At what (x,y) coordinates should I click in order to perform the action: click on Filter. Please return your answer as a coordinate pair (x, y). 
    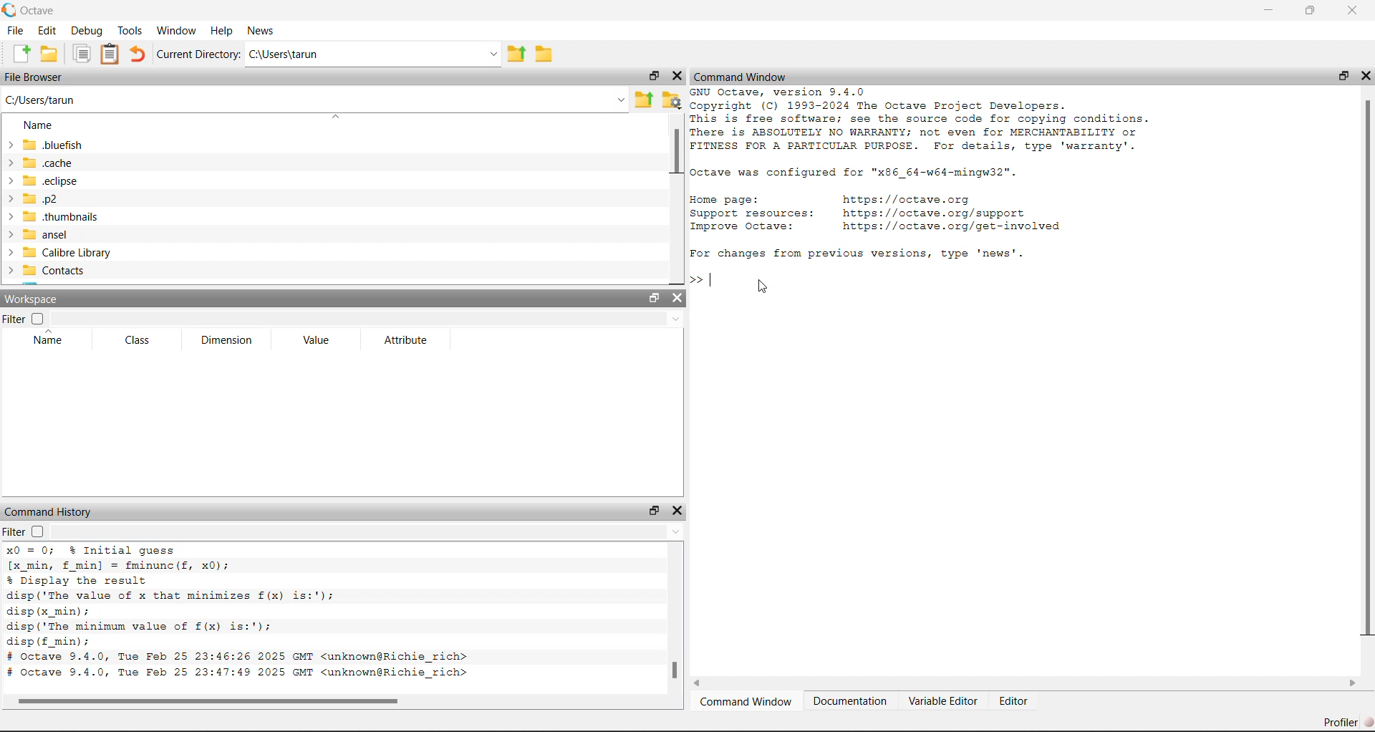
    Looking at the image, I should click on (29, 531).